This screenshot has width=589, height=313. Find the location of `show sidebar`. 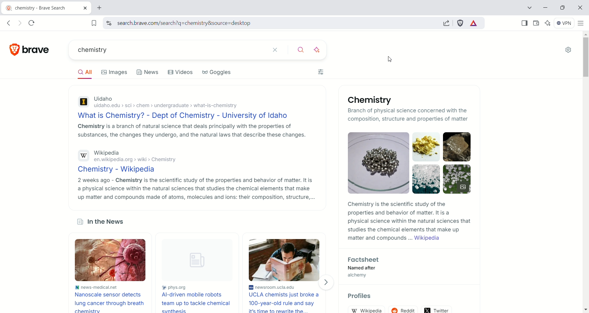

show sidebar is located at coordinates (524, 23).